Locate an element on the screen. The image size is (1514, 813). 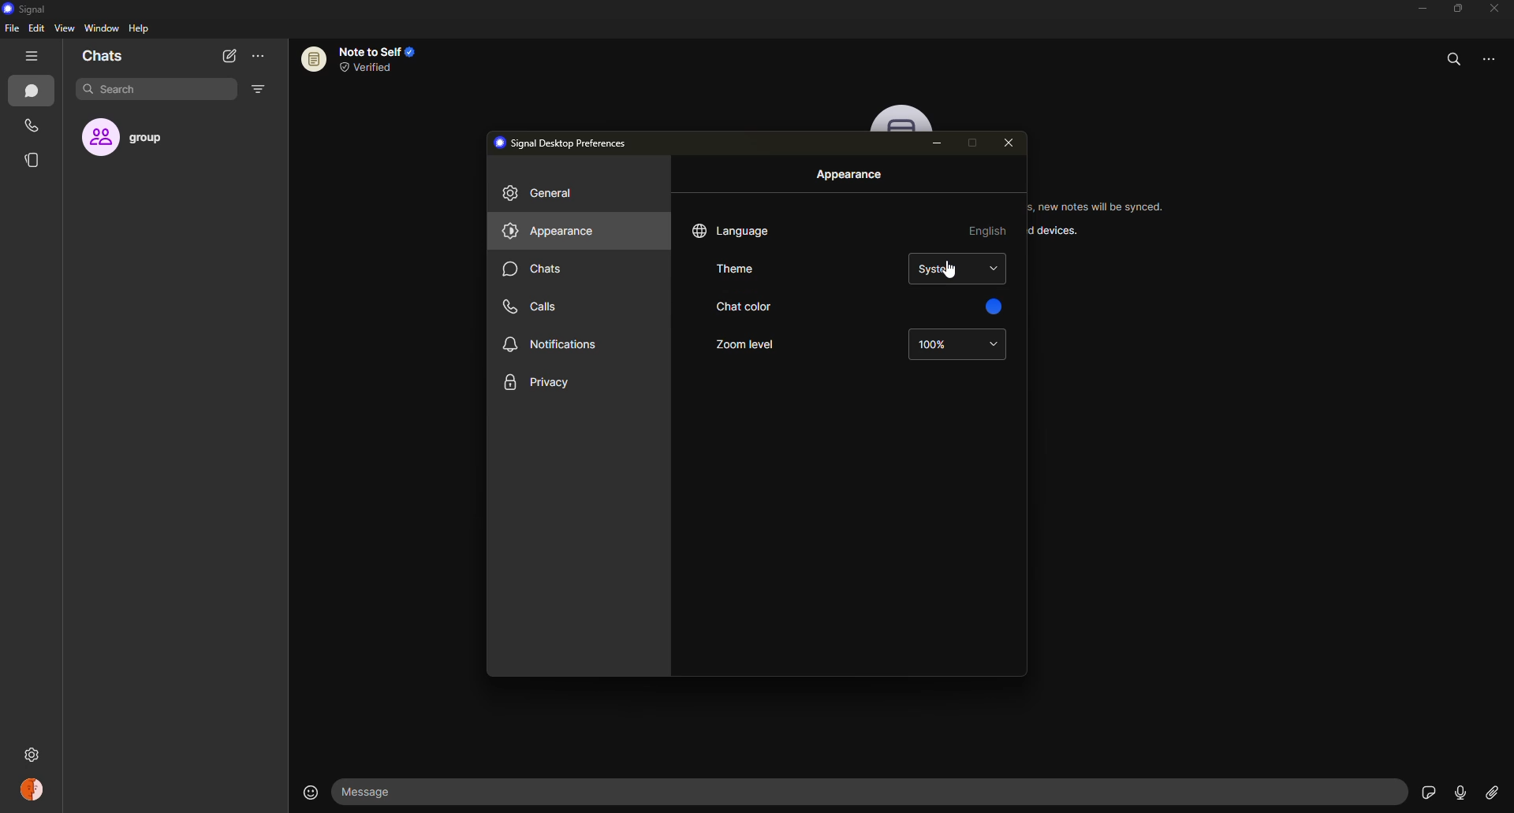
privacy is located at coordinates (540, 383).